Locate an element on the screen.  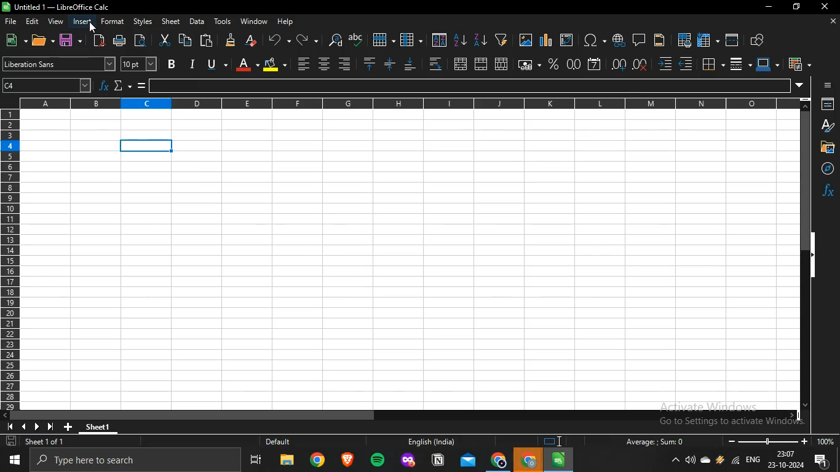
center vertically is located at coordinates (389, 63).